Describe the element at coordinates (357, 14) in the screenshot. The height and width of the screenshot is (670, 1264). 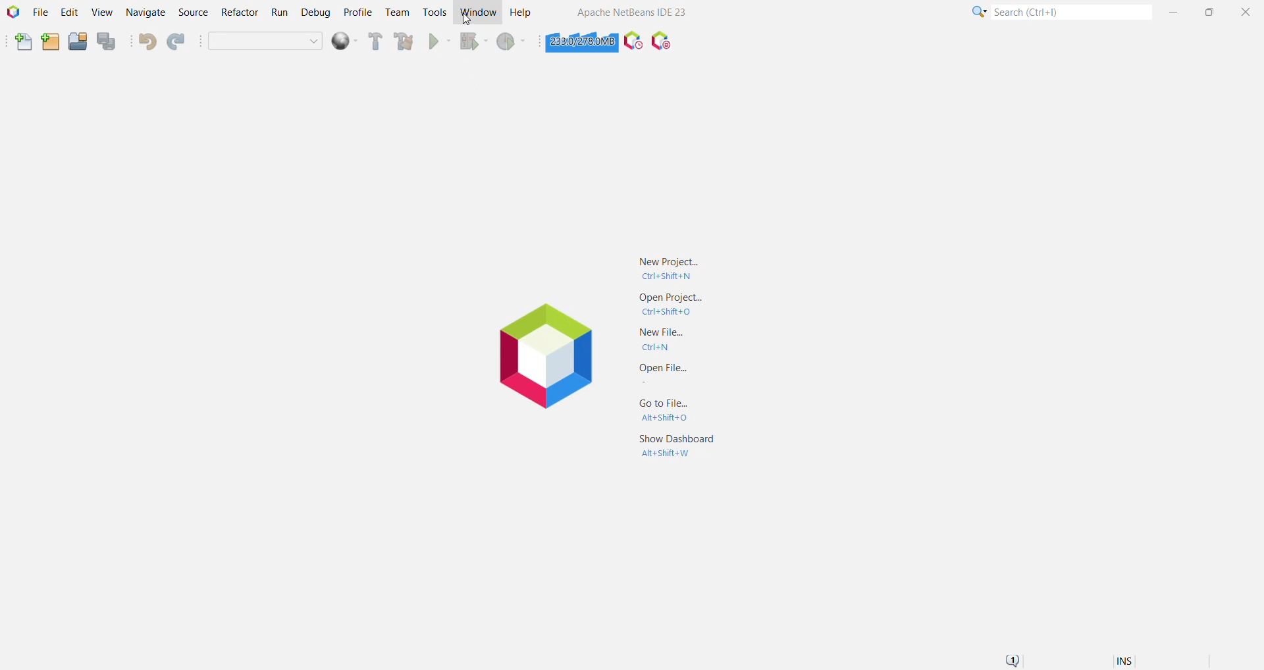
I see `Profile` at that location.